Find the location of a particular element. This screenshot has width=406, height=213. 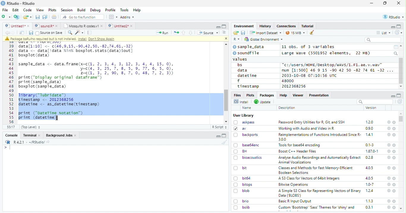

RStudio - RStudio is located at coordinates (21, 3).